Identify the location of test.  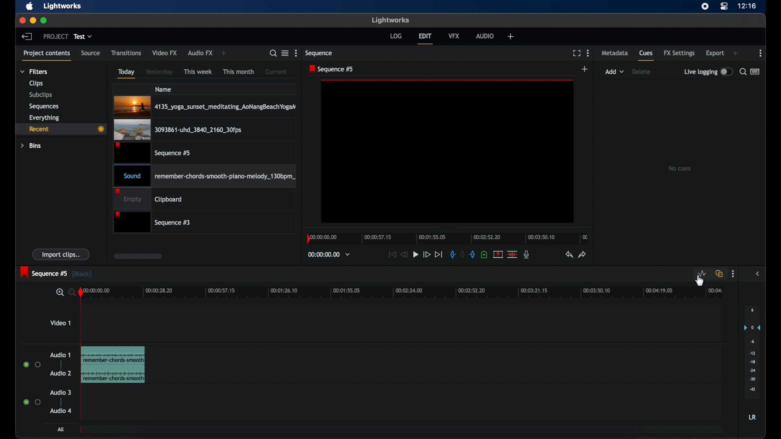
(84, 37).